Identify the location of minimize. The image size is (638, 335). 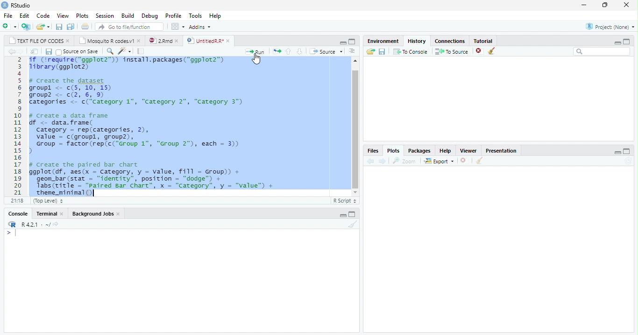
(343, 216).